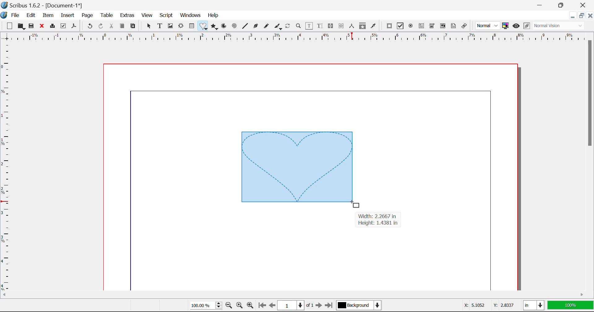  Describe the element at coordinates (310, 26) in the screenshot. I see `Edit Contents in Frame` at that location.